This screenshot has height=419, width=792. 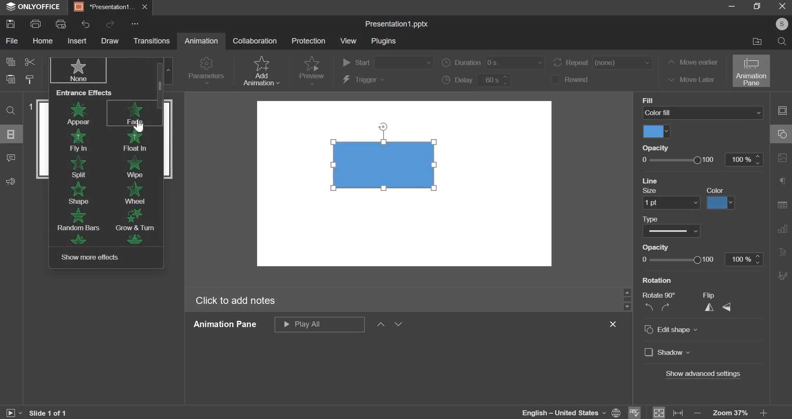 What do you see at coordinates (135, 113) in the screenshot?
I see `fade` at bounding box center [135, 113].